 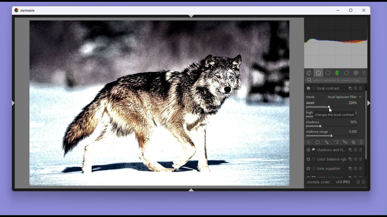 I want to click on multiple instance actions, so click(x=350, y=150).